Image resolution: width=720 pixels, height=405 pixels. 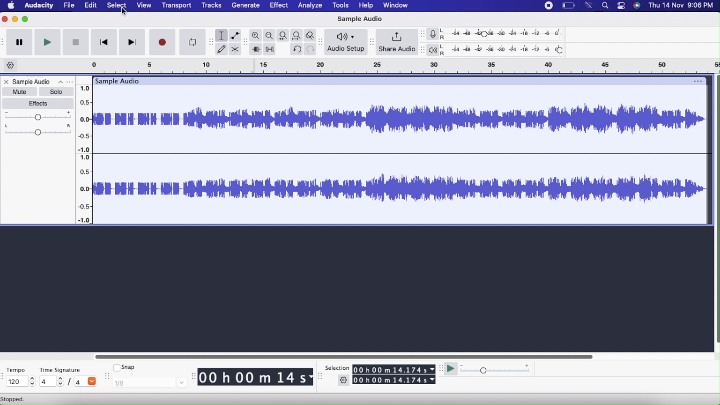 I want to click on 00 h 00 m 14.174 s, so click(x=394, y=369).